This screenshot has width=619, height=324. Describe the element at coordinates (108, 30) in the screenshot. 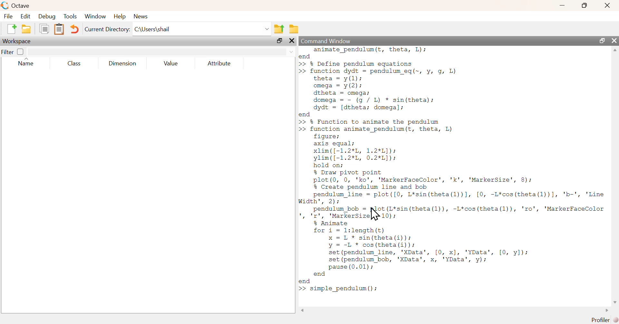

I see `Current Directory:` at that location.